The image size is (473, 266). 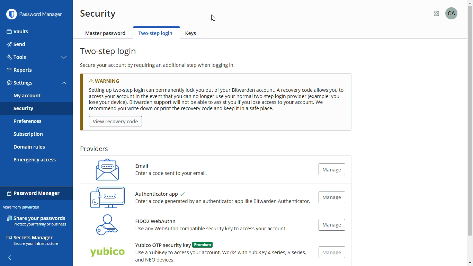 I want to click on secure your account by requiring an additional step when logging in, so click(x=158, y=66).